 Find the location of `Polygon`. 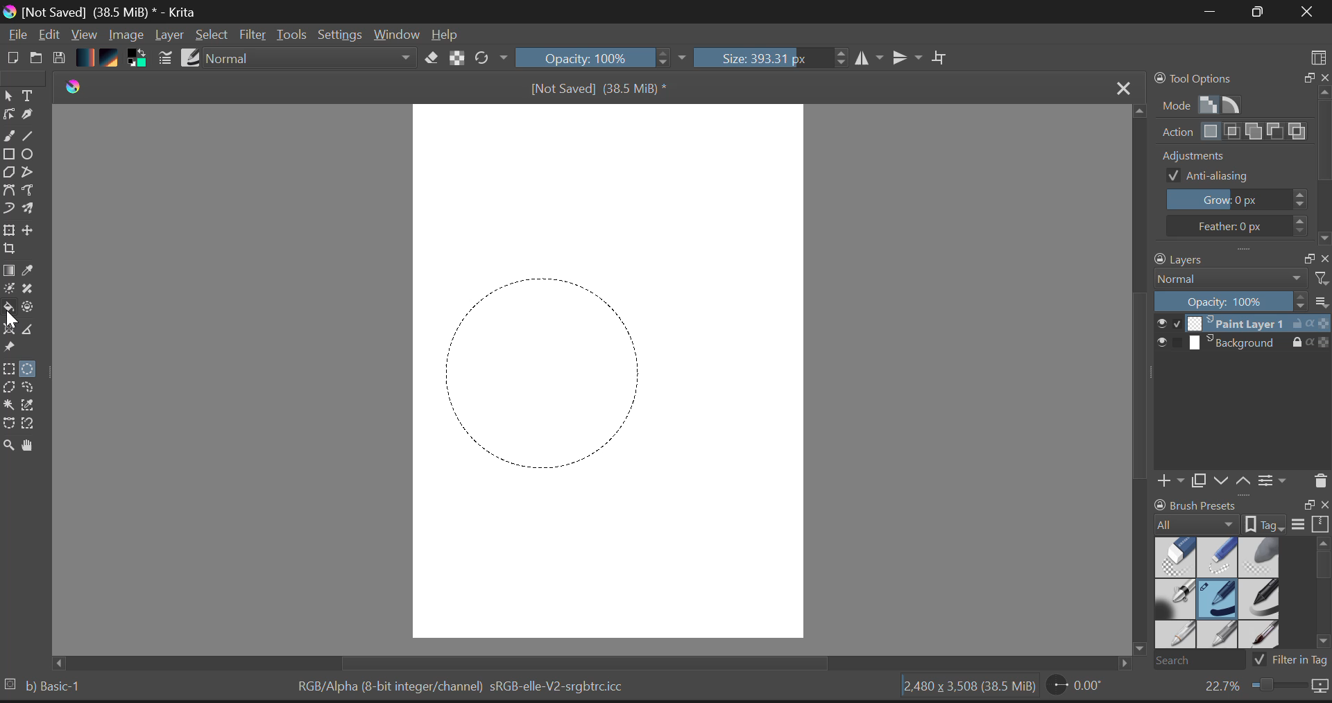

Polygon is located at coordinates (10, 175).